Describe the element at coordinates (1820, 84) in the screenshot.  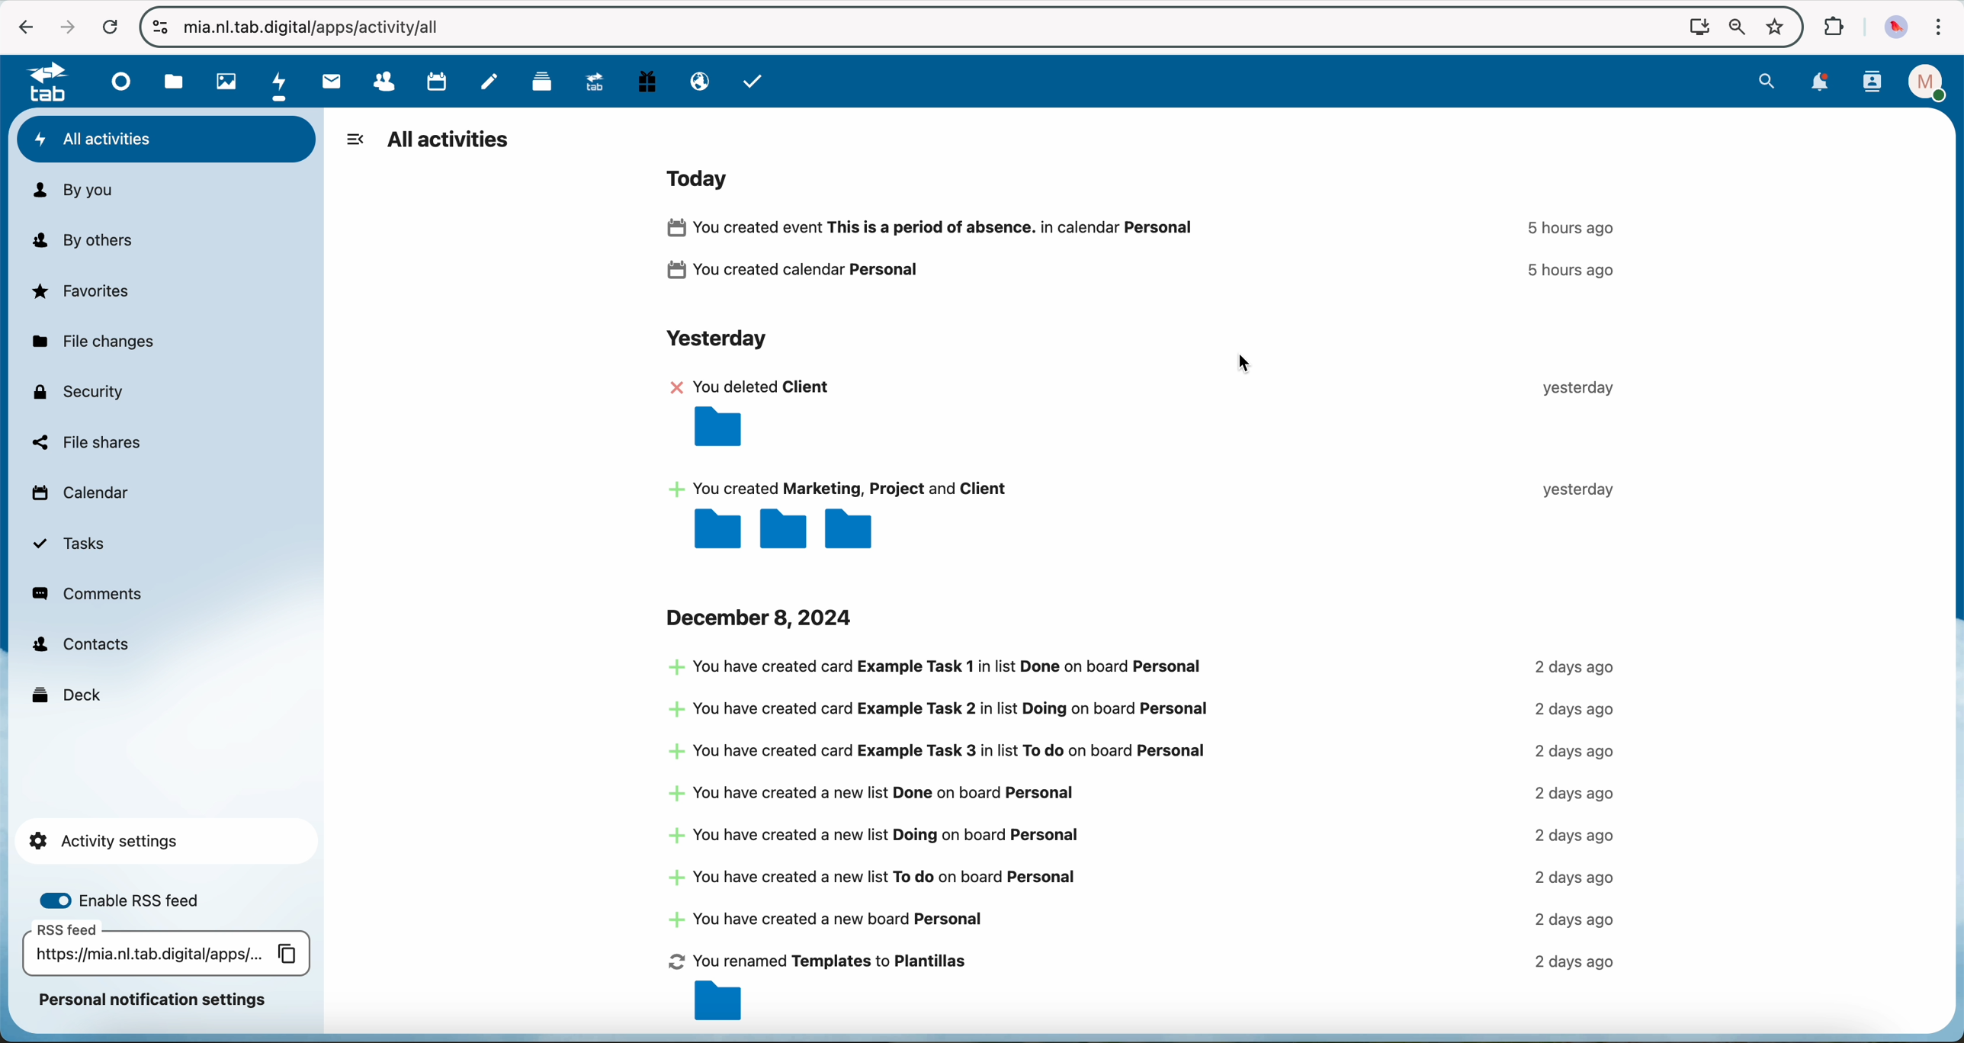
I see `notifications` at that location.